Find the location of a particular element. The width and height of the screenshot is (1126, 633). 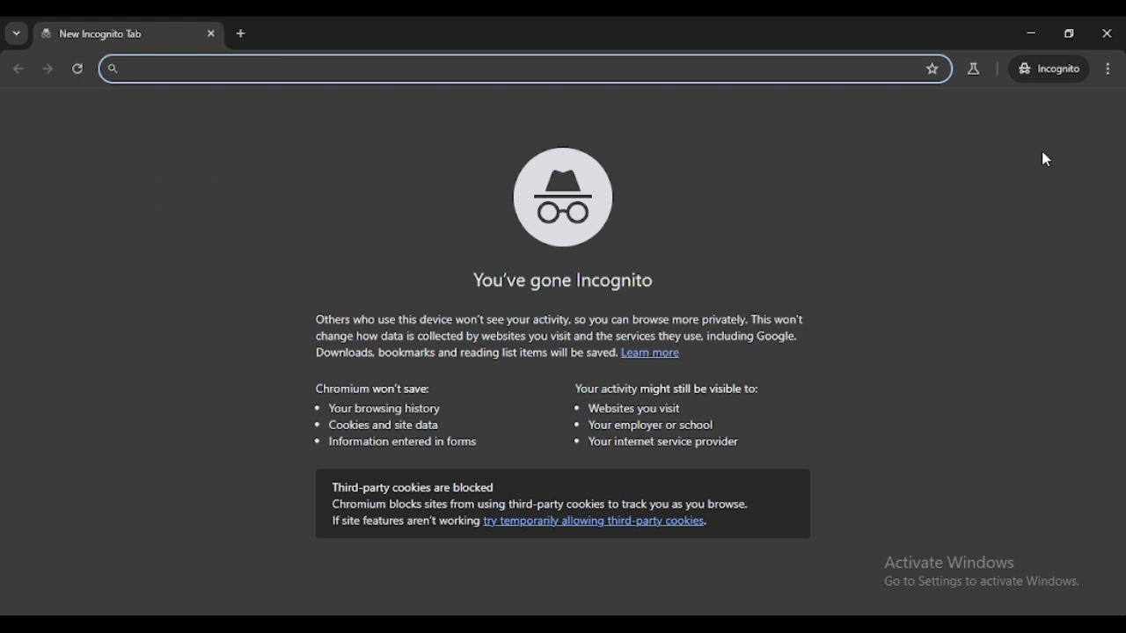

your activity might still be visible to: websites you visit, your employer or school, your internet service provider is located at coordinates (666, 416).